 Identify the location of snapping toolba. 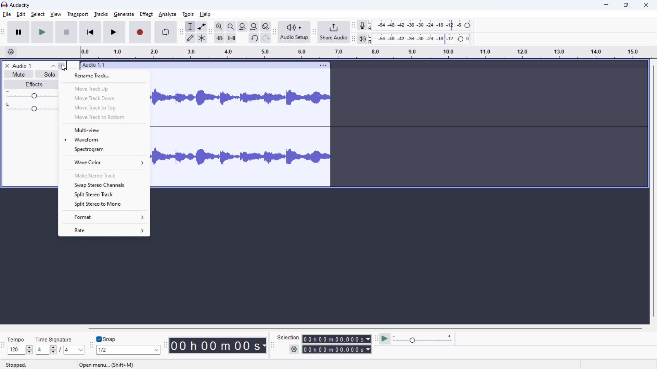
(91, 345).